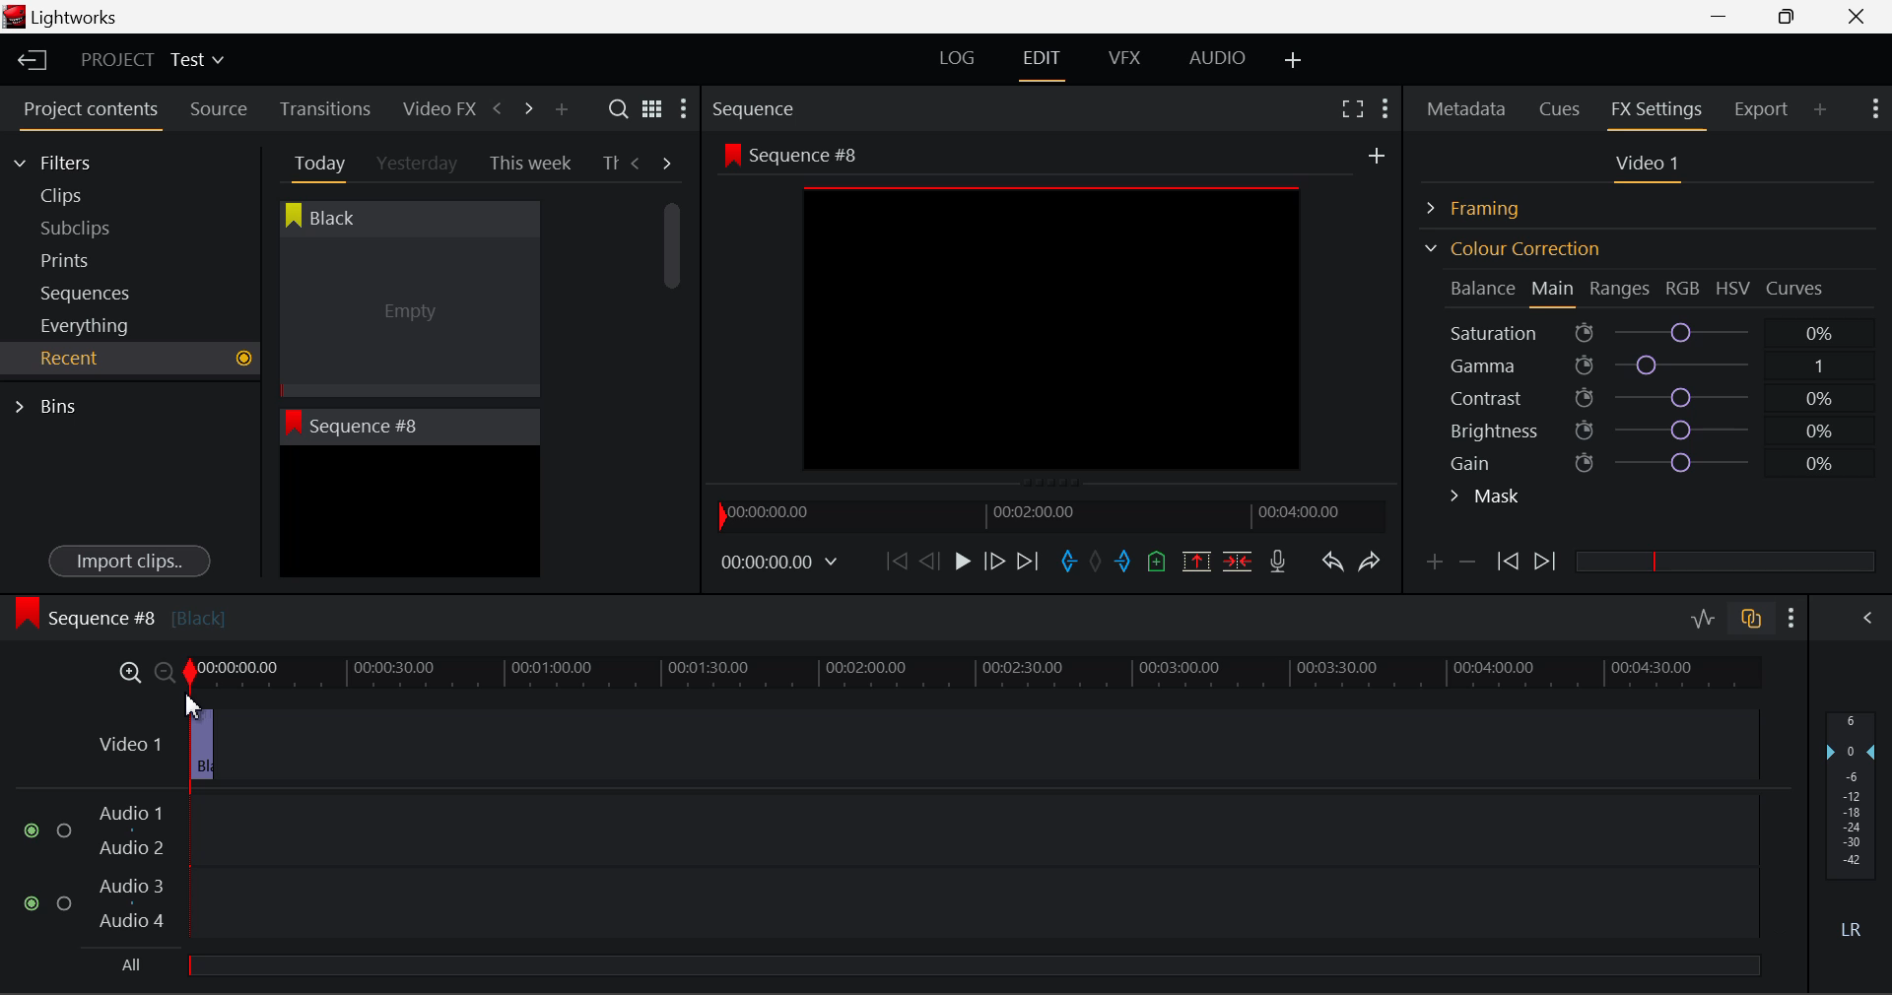 Image resolution: width=1892 pixels, height=995 pixels. I want to click on Transitions, so click(325, 108).